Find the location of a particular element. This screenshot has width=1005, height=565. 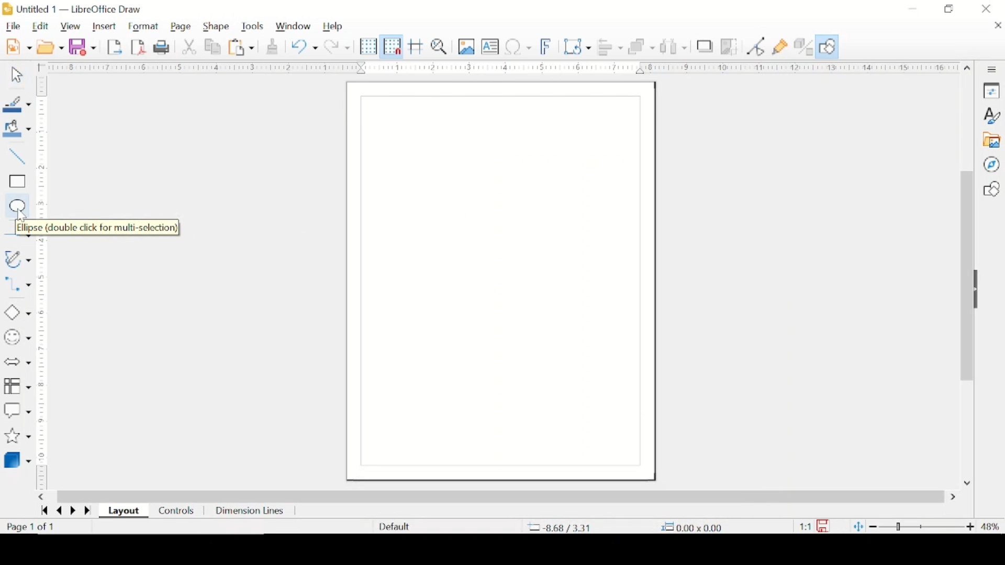

close is located at coordinates (997, 26).